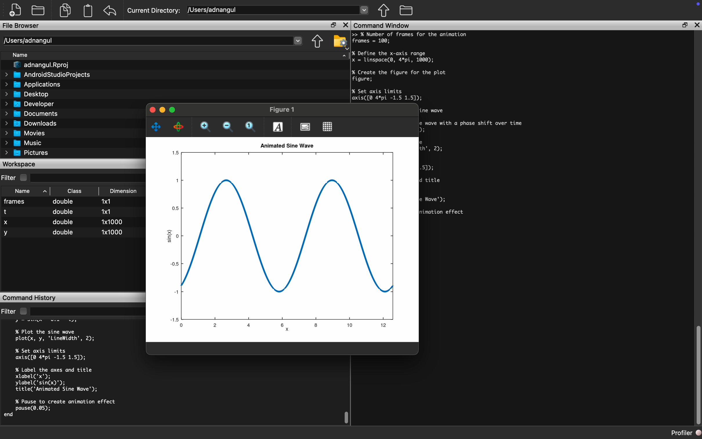  Describe the element at coordinates (8, 312) in the screenshot. I see `Filter` at that location.